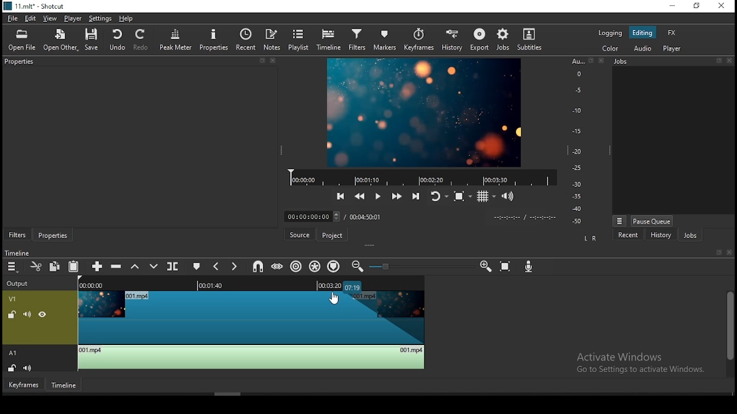 This screenshot has width=737, height=414. Describe the element at coordinates (644, 48) in the screenshot. I see `audio` at that location.